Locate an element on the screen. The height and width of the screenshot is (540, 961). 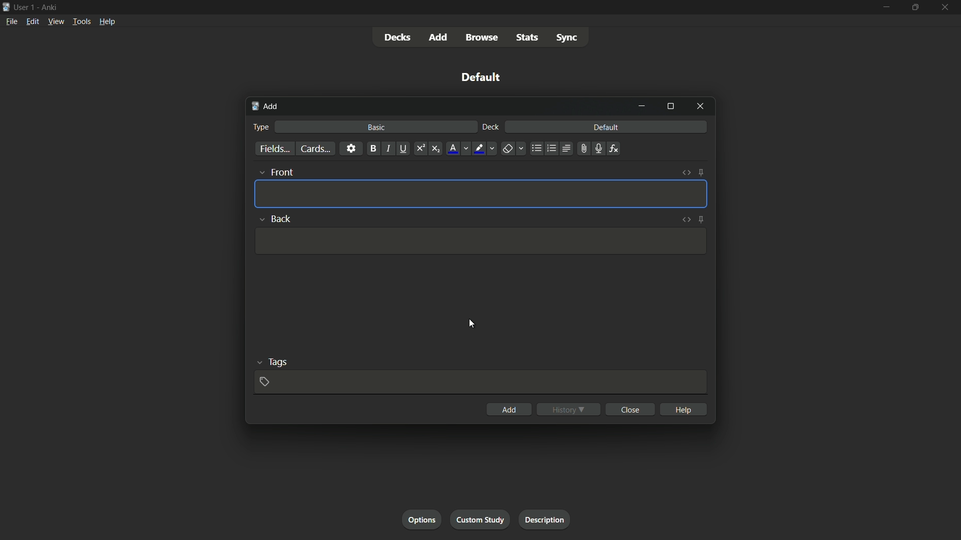
default is located at coordinates (606, 126).